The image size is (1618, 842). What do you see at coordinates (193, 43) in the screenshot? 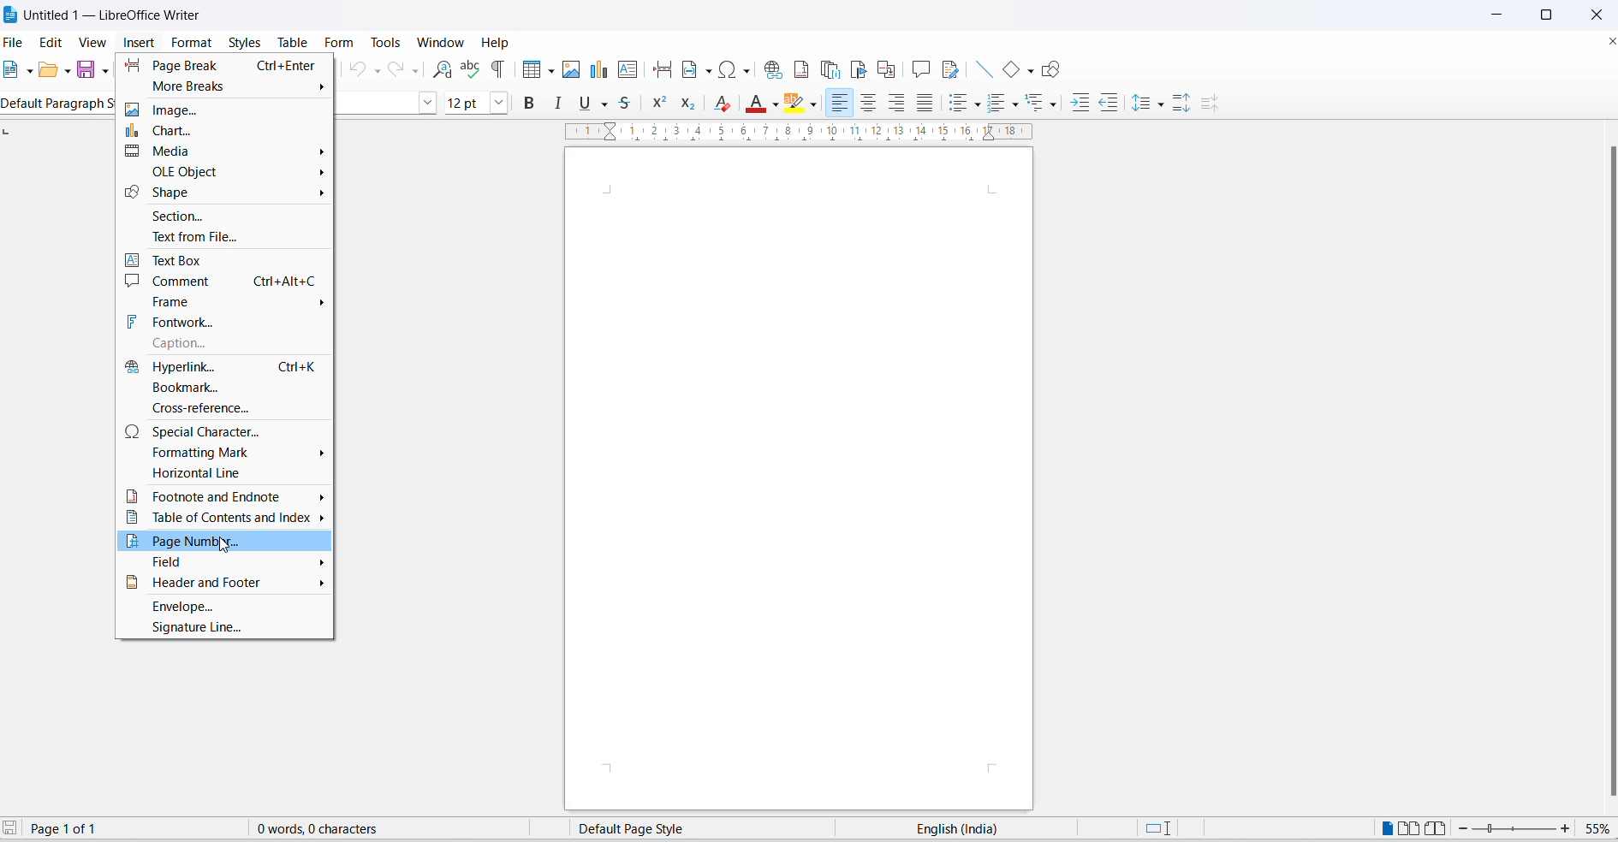
I see `format` at bounding box center [193, 43].